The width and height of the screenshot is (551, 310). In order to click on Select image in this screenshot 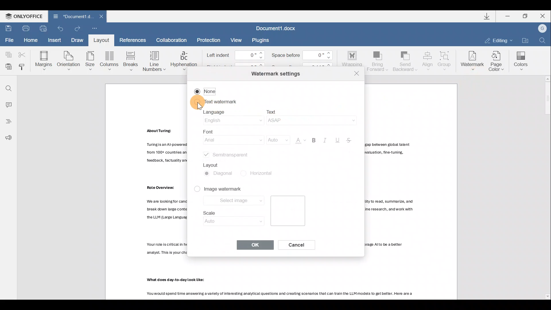, I will do `click(233, 201)`.